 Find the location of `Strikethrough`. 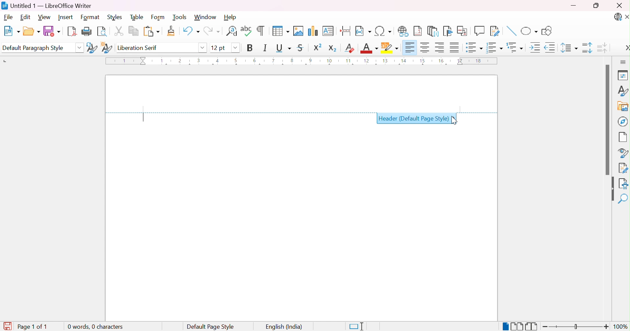

Strikethrough is located at coordinates (301, 48).